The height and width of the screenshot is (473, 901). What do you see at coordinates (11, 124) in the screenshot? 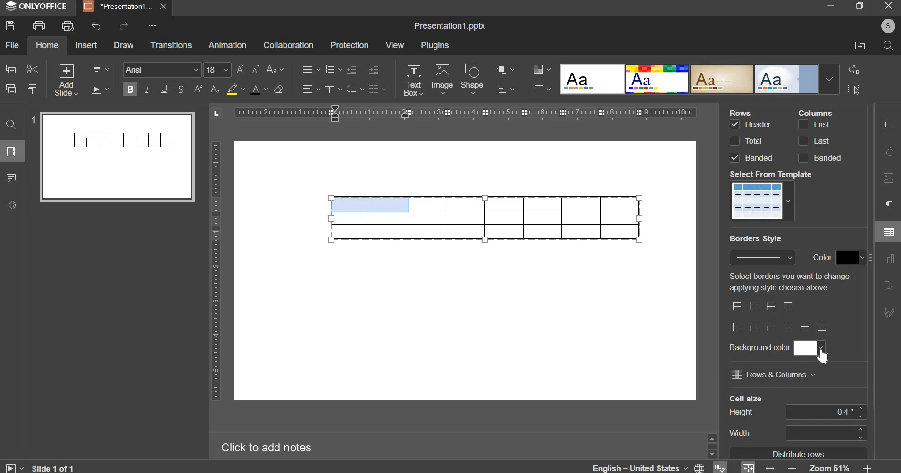
I see `find` at bounding box center [11, 124].